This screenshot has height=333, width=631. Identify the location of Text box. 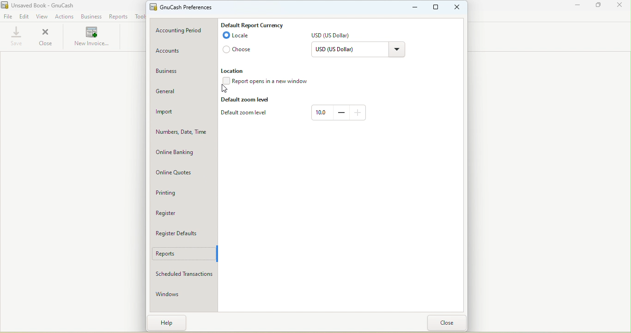
(322, 113).